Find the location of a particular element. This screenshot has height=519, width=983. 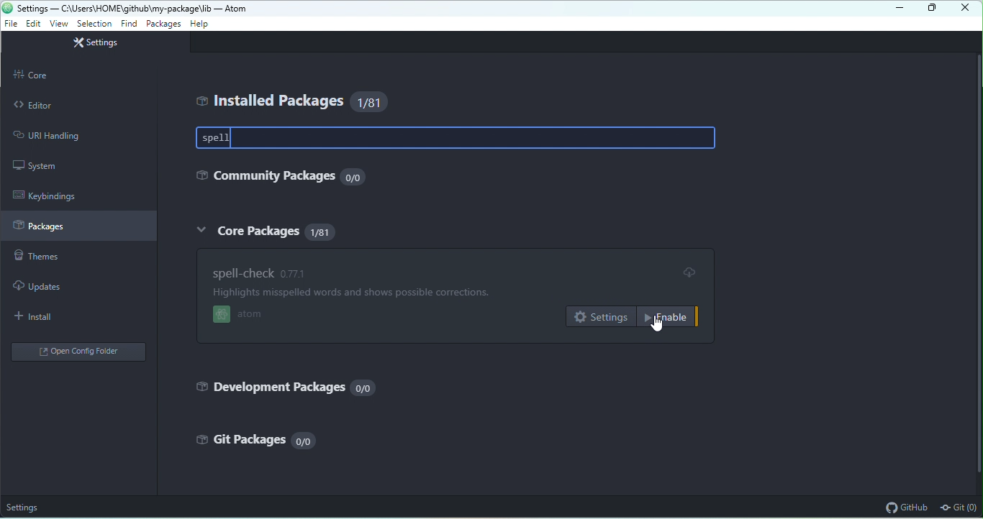

editor is located at coordinates (78, 106).